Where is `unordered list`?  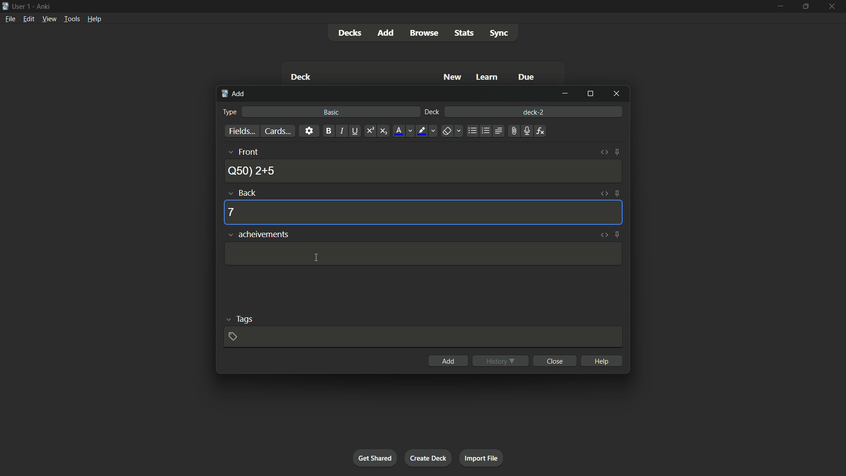 unordered list is located at coordinates (472, 131).